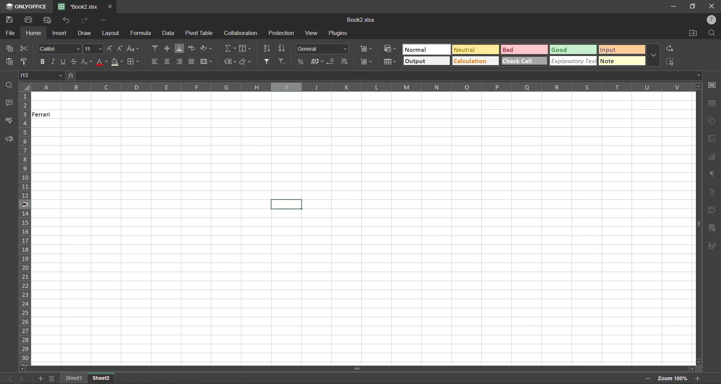  Describe the element at coordinates (712, 104) in the screenshot. I see `table` at that location.